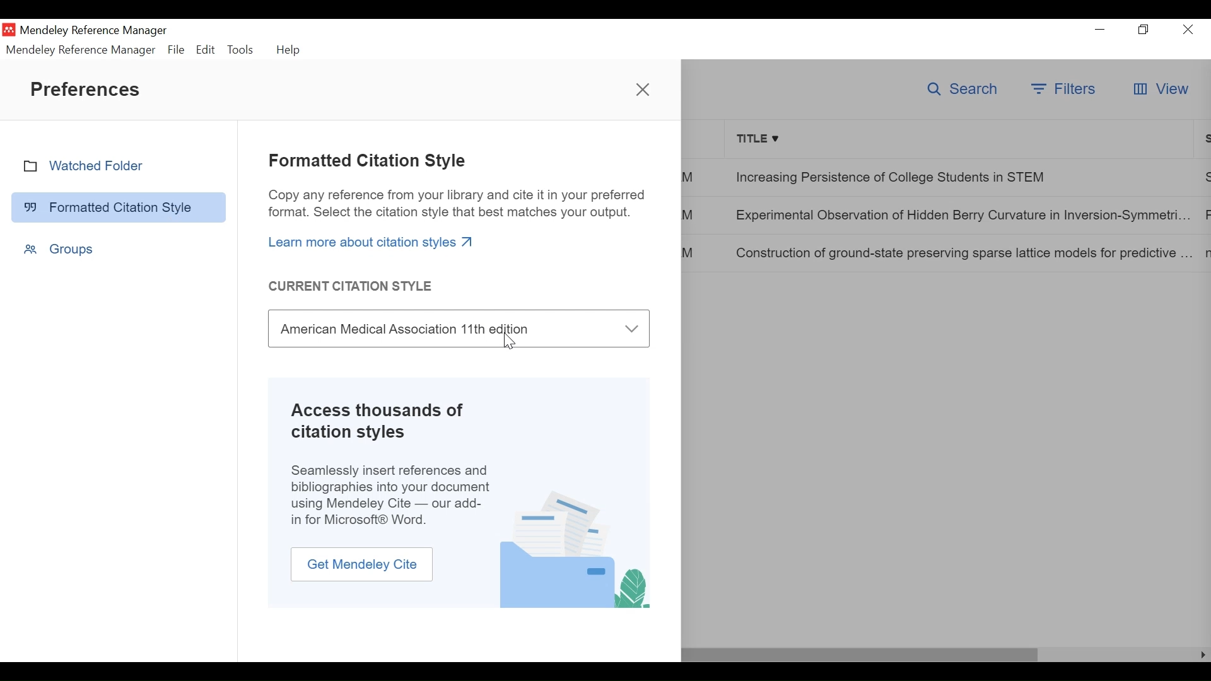 This screenshot has height=681, width=1211. Describe the element at coordinates (291, 50) in the screenshot. I see `Help` at that location.